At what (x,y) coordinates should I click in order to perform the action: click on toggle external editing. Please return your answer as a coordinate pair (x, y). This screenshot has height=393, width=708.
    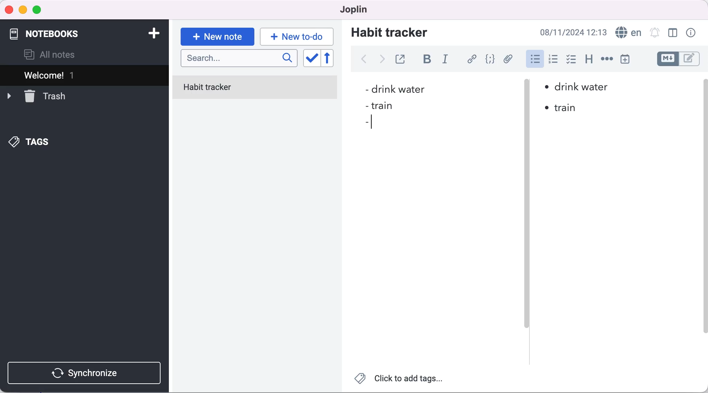
    Looking at the image, I should click on (402, 58).